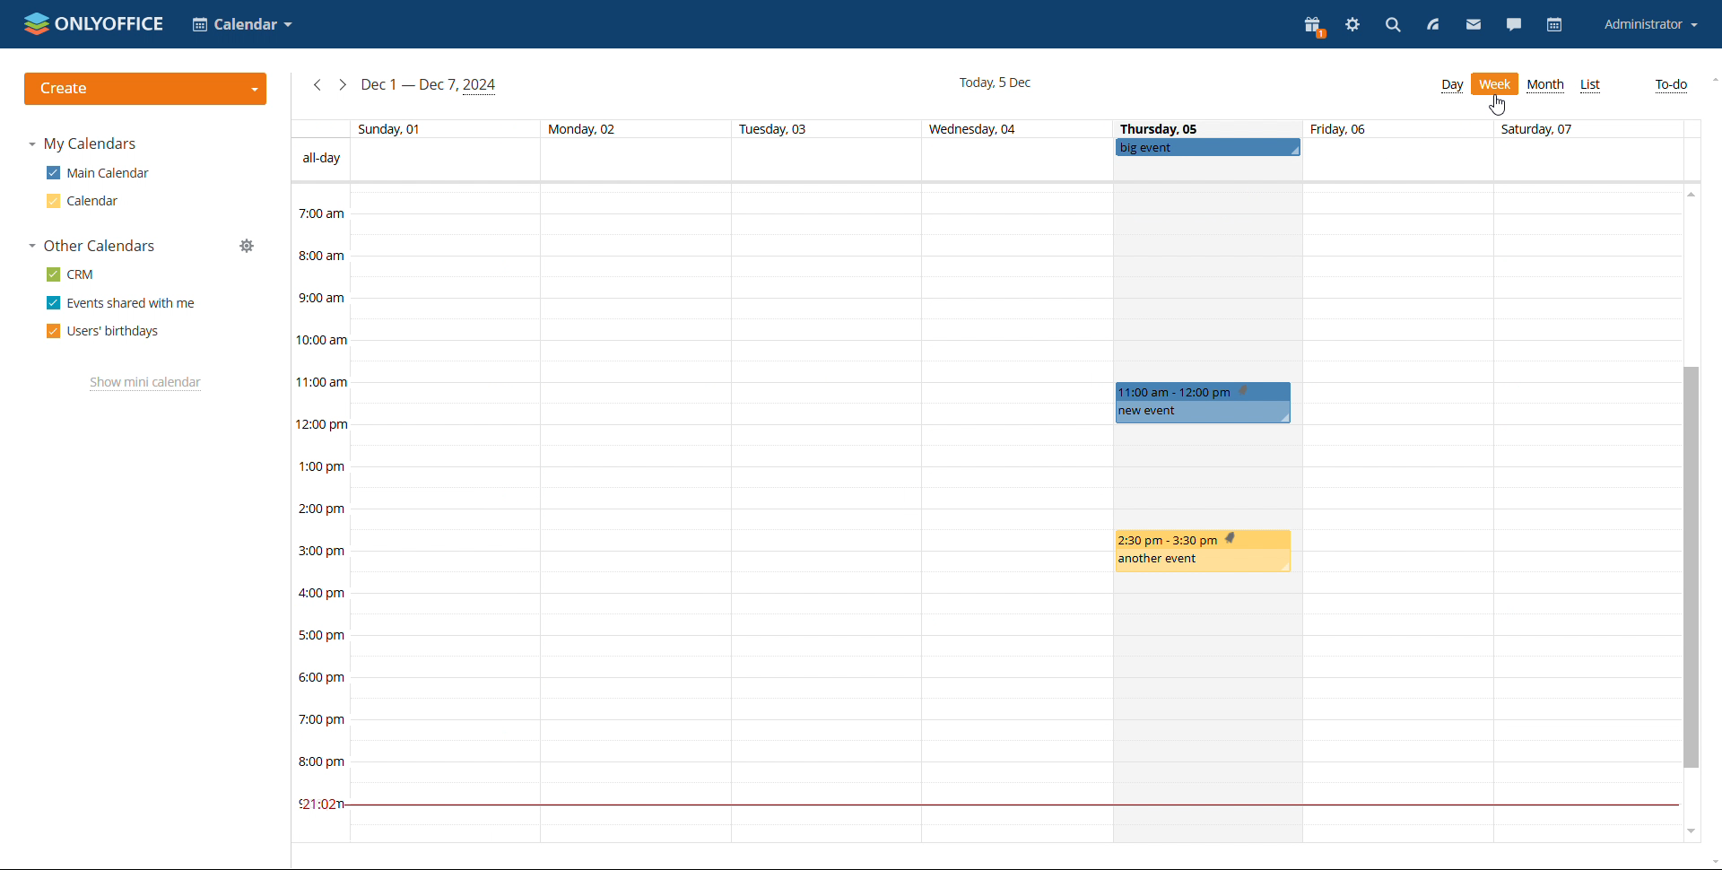 The width and height of the screenshot is (1722, 870). What do you see at coordinates (318, 85) in the screenshot?
I see `previous week` at bounding box center [318, 85].